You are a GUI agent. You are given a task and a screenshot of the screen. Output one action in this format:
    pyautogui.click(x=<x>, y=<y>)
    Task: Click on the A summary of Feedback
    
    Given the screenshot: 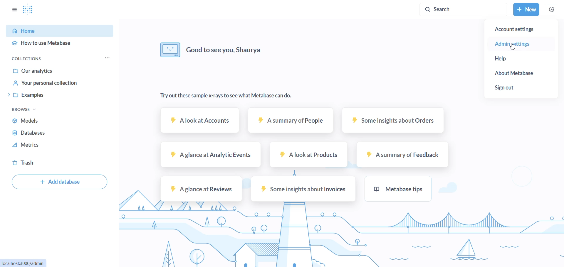 What is the action you would take?
    pyautogui.click(x=403, y=155)
    